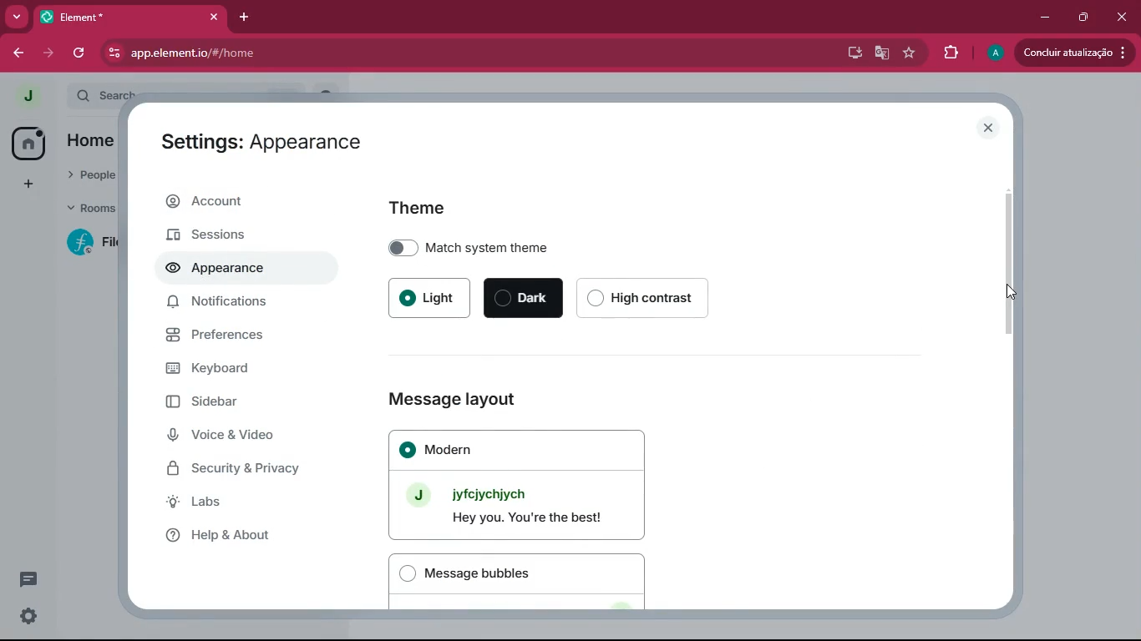 The width and height of the screenshot is (1141, 641). Describe the element at coordinates (81, 55) in the screenshot. I see `refresh` at that location.